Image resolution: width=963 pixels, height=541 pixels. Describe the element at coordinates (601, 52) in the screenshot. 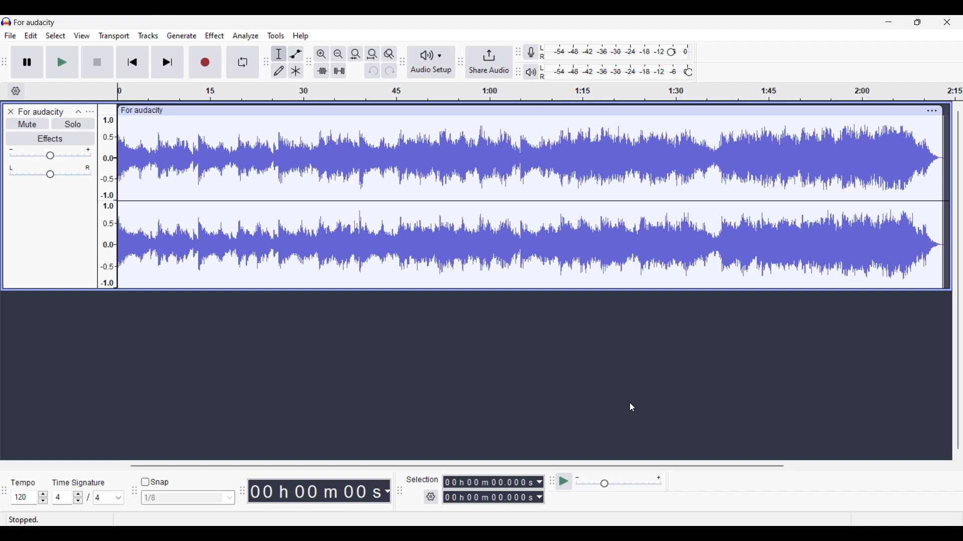

I see `Recording level` at that location.